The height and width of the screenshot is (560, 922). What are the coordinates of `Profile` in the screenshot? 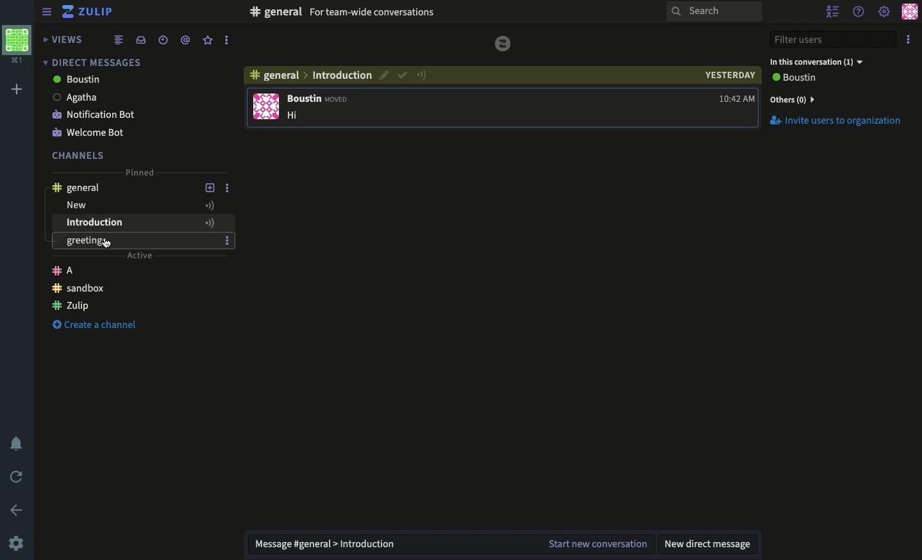 It's located at (909, 12).